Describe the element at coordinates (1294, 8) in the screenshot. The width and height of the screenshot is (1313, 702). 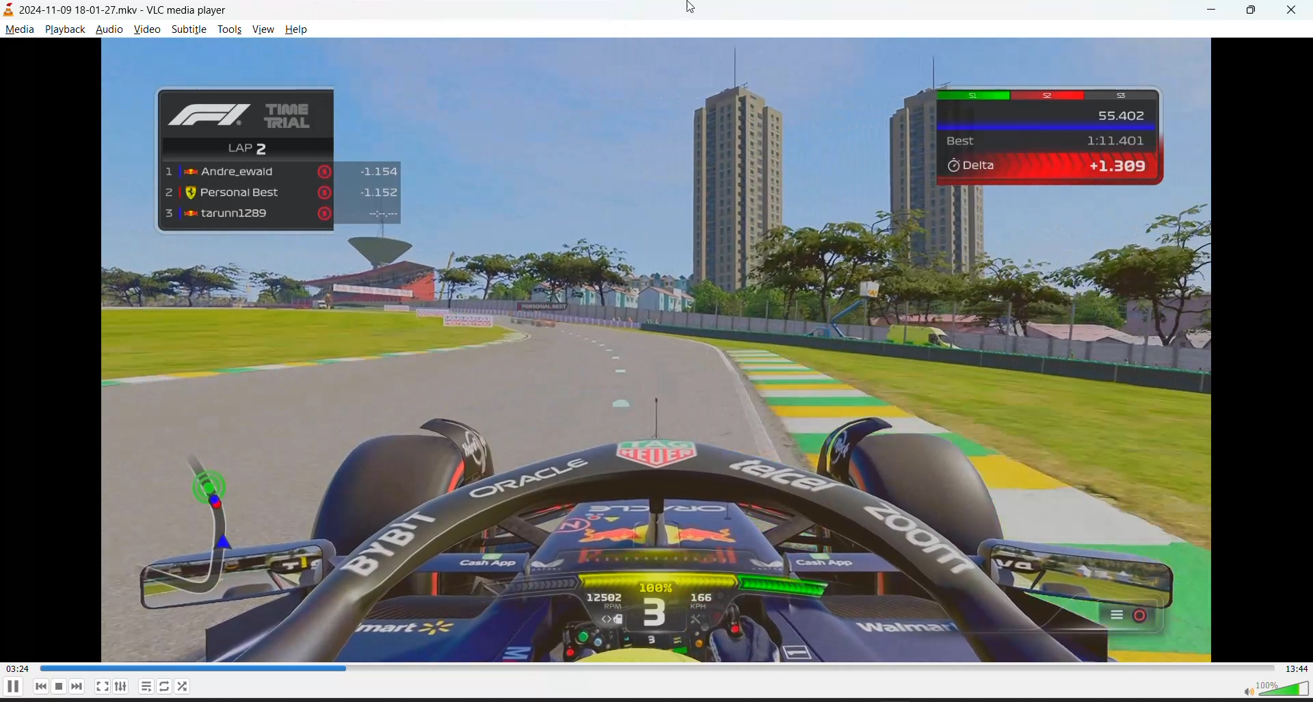
I see `close` at that location.